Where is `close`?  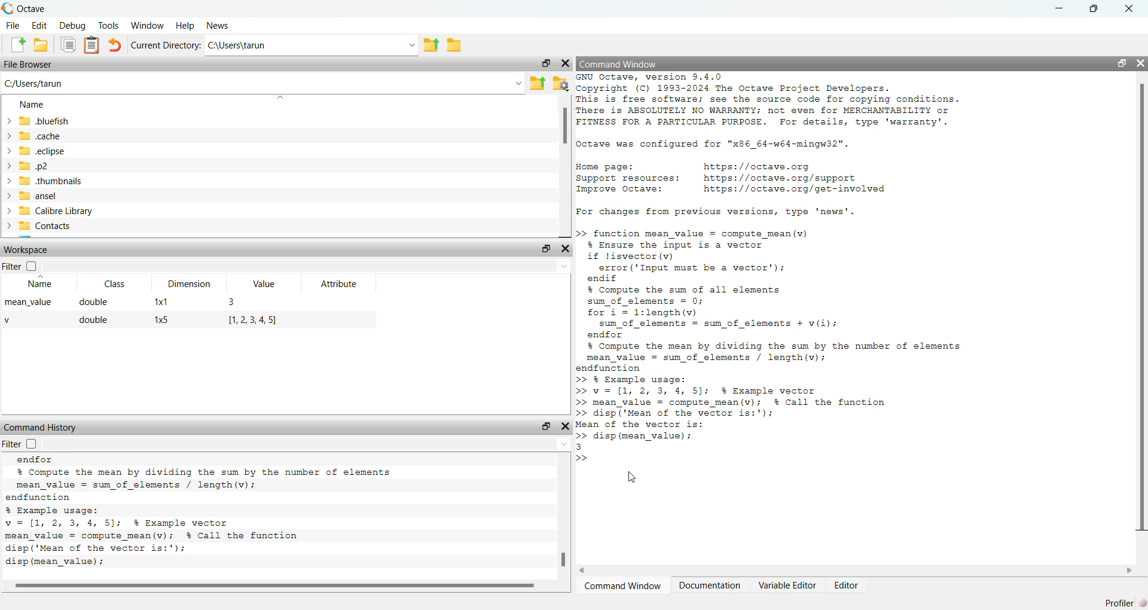 close is located at coordinates (1140, 63).